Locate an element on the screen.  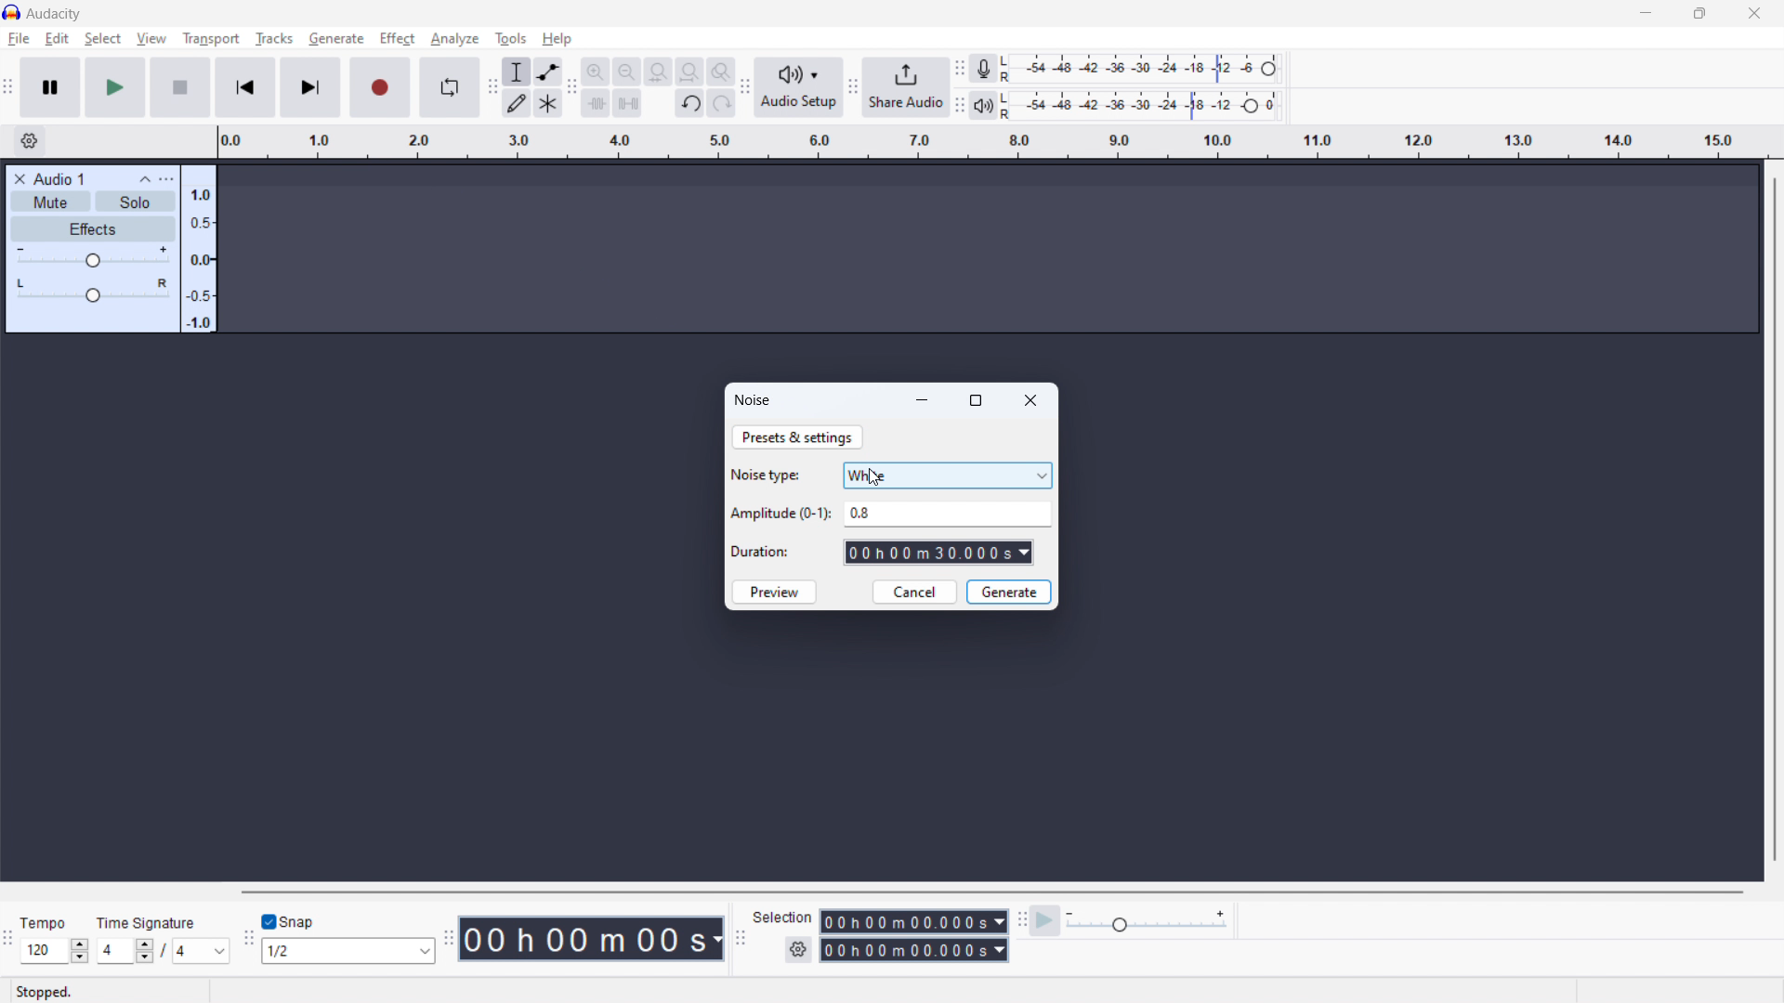
skip to start is located at coordinates (245, 87).